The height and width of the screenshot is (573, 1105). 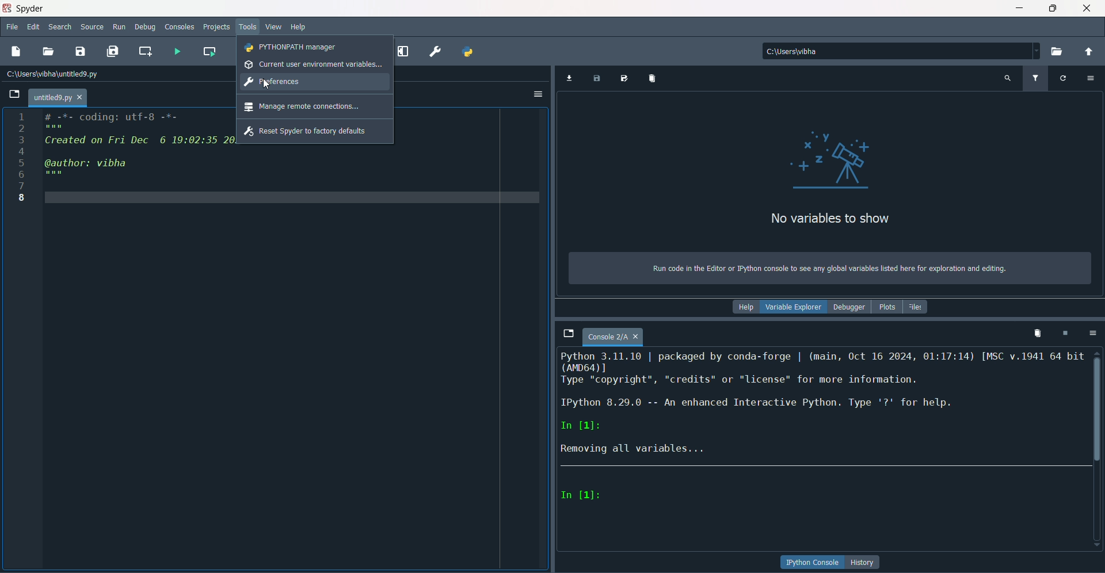 I want to click on save data, so click(x=597, y=79).